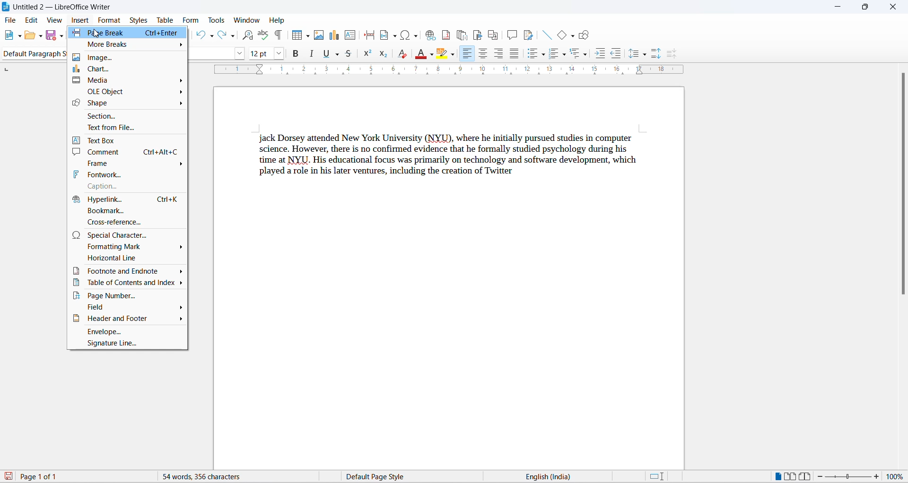  I want to click on subscript, so click(383, 54).